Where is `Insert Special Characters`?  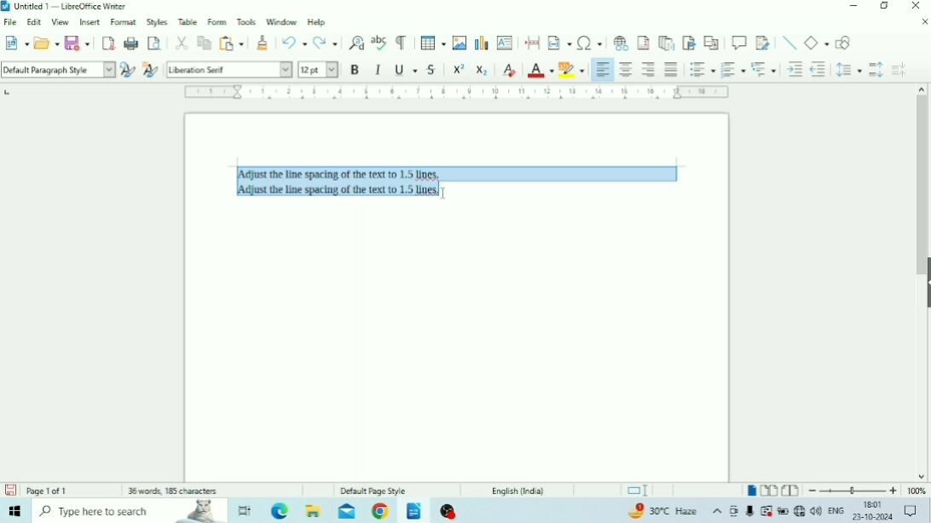
Insert Special Characters is located at coordinates (590, 42).